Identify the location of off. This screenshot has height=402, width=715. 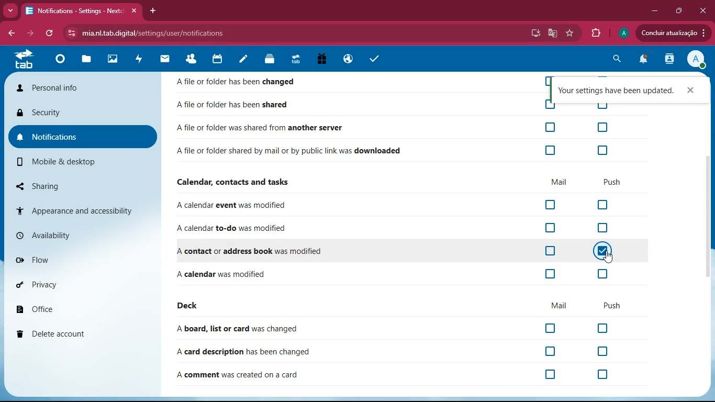
(549, 273).